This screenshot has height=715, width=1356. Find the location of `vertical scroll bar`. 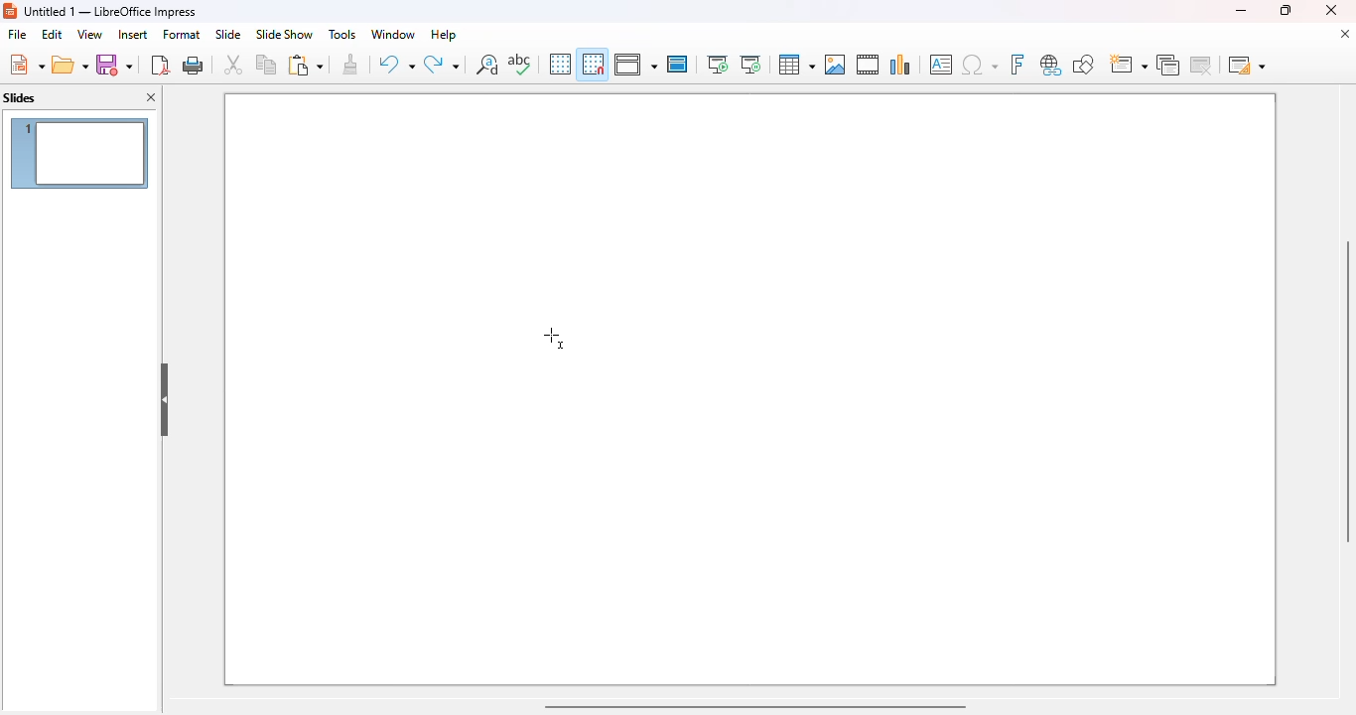

vertical scroll bar is located at coordinates (1344, 391).